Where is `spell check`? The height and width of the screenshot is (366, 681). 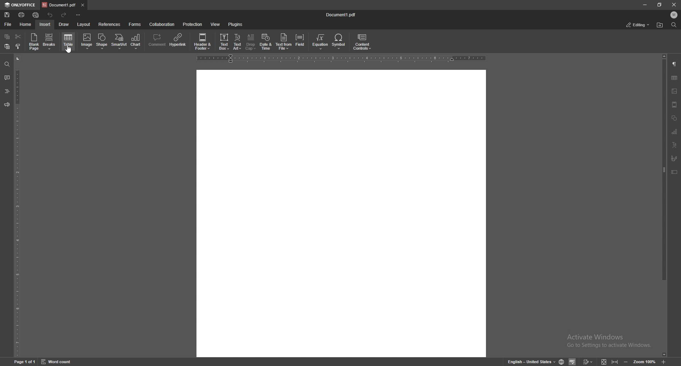 spell check is located at coordinates (573, 362).